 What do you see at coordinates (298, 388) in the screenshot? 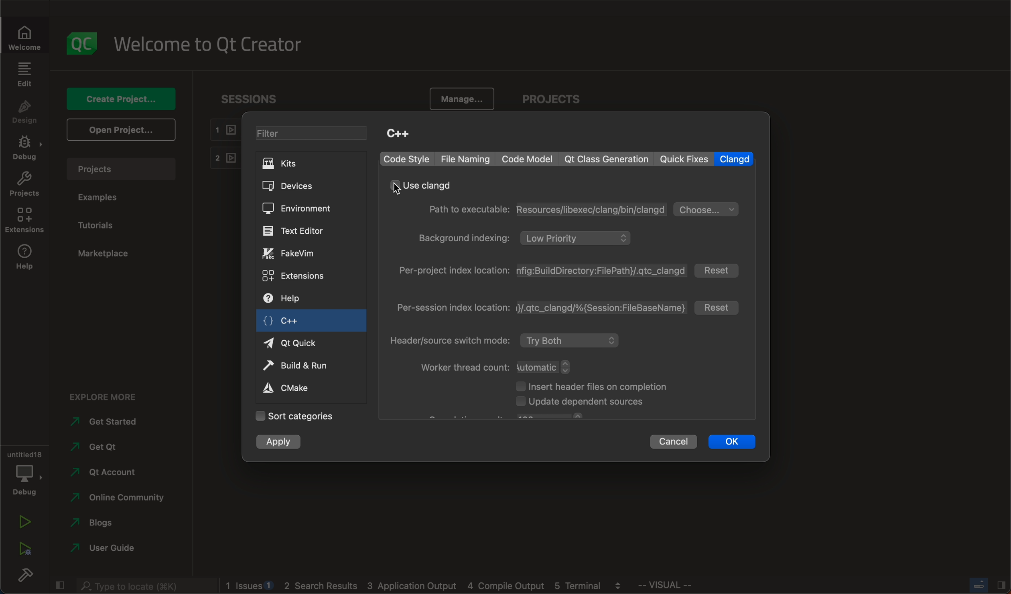
I see `cmake` at bounding box center [298, 388].